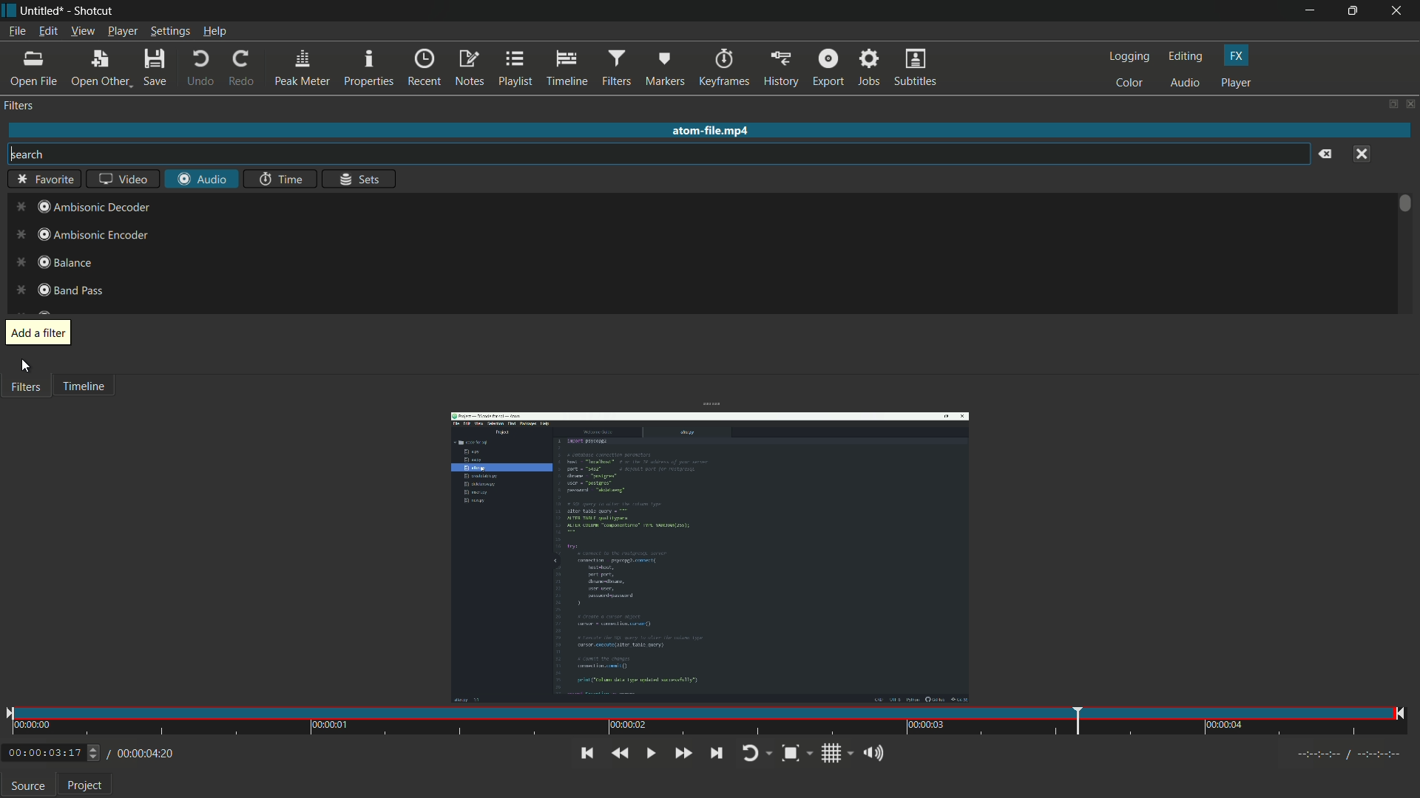 This screenshot has height=798, width=1420. What do you see at coordinates (1324, 154) in the screenshot?
I see `clear search` at bounding box center [1324, 154].